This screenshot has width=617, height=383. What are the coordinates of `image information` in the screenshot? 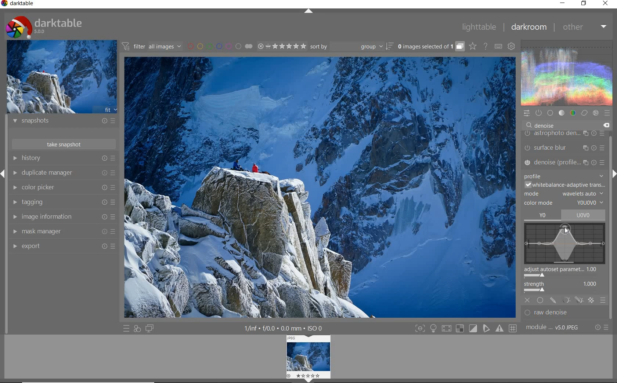 It's located at (63, 217).